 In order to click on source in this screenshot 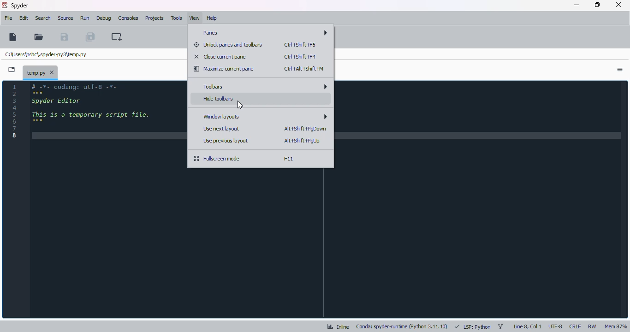, I will do `click(65, 18)`.